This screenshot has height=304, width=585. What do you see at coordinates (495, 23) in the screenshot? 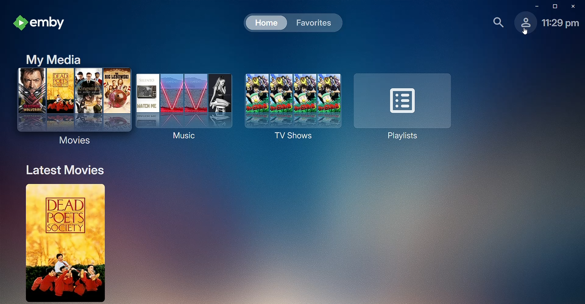
I see `Find` at bounding box center [495, 23].